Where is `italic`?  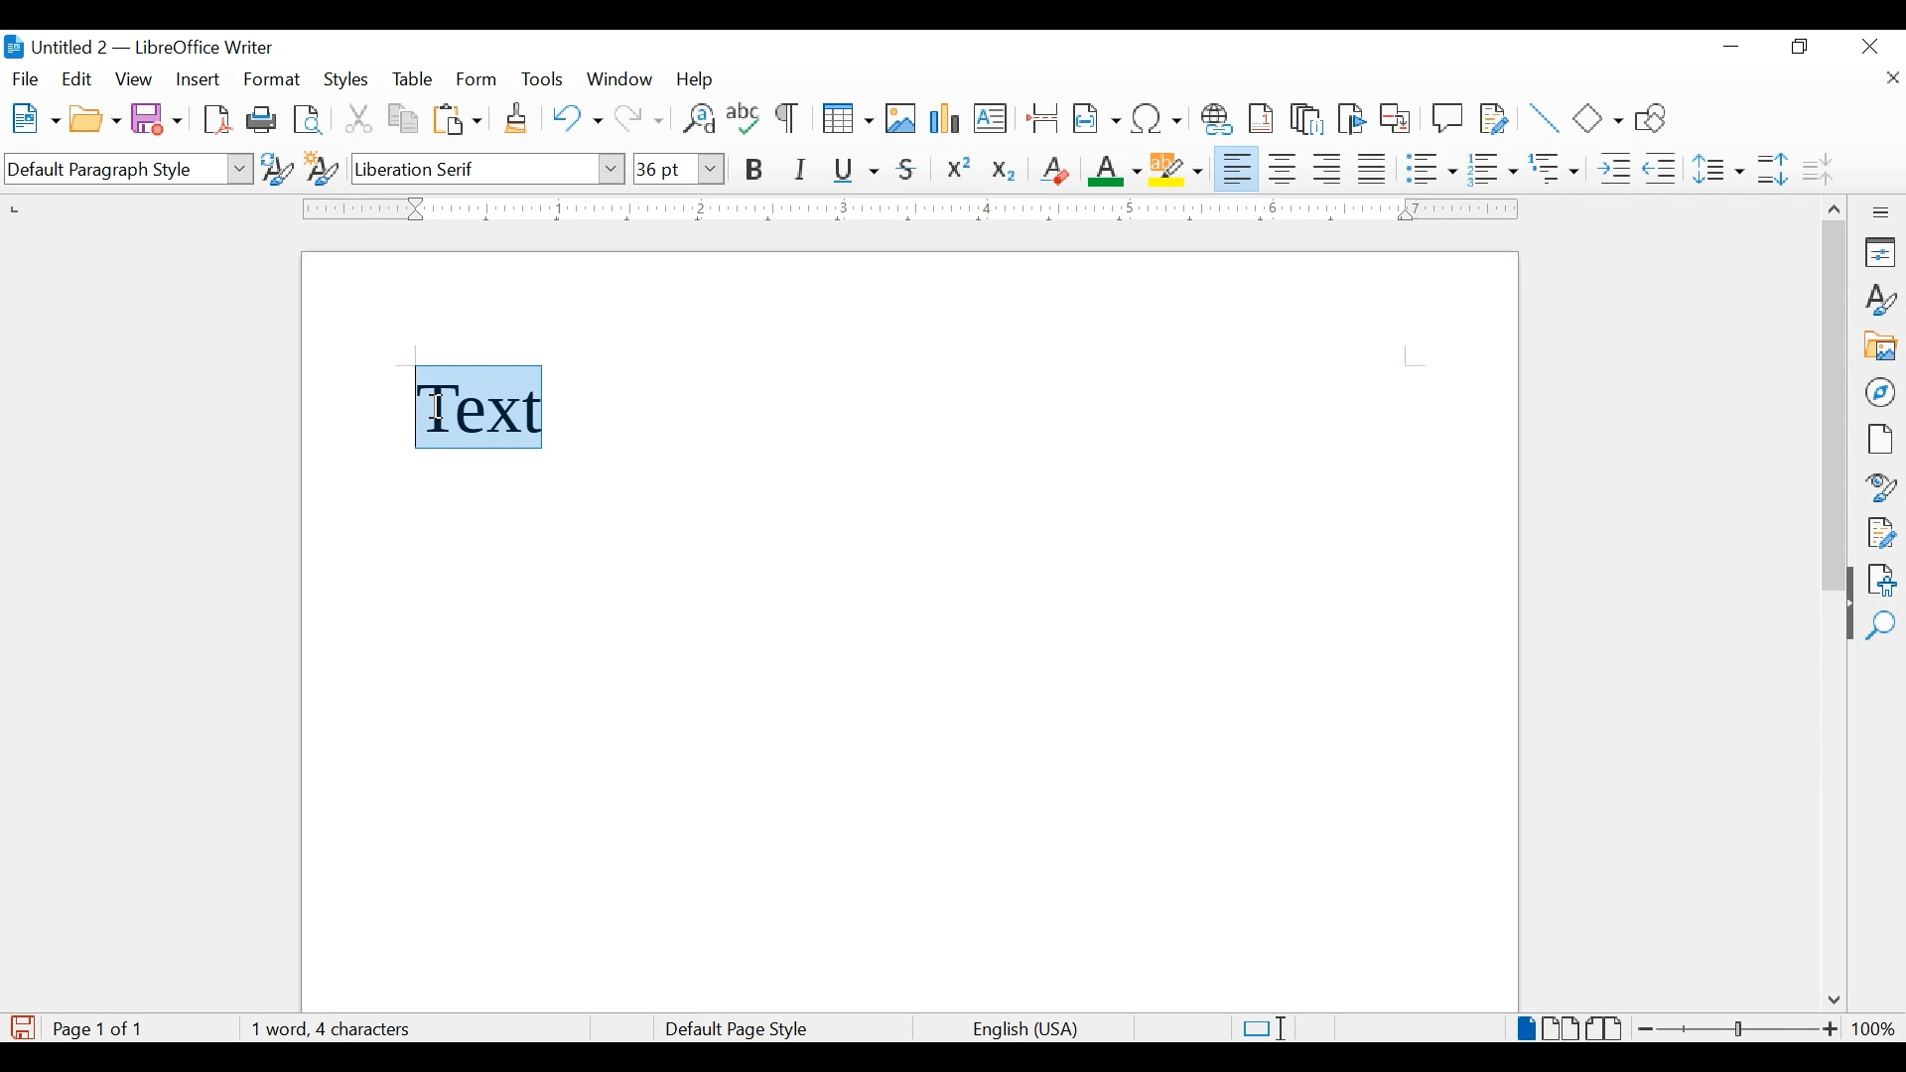 italic is located at coordinates (801, 170).